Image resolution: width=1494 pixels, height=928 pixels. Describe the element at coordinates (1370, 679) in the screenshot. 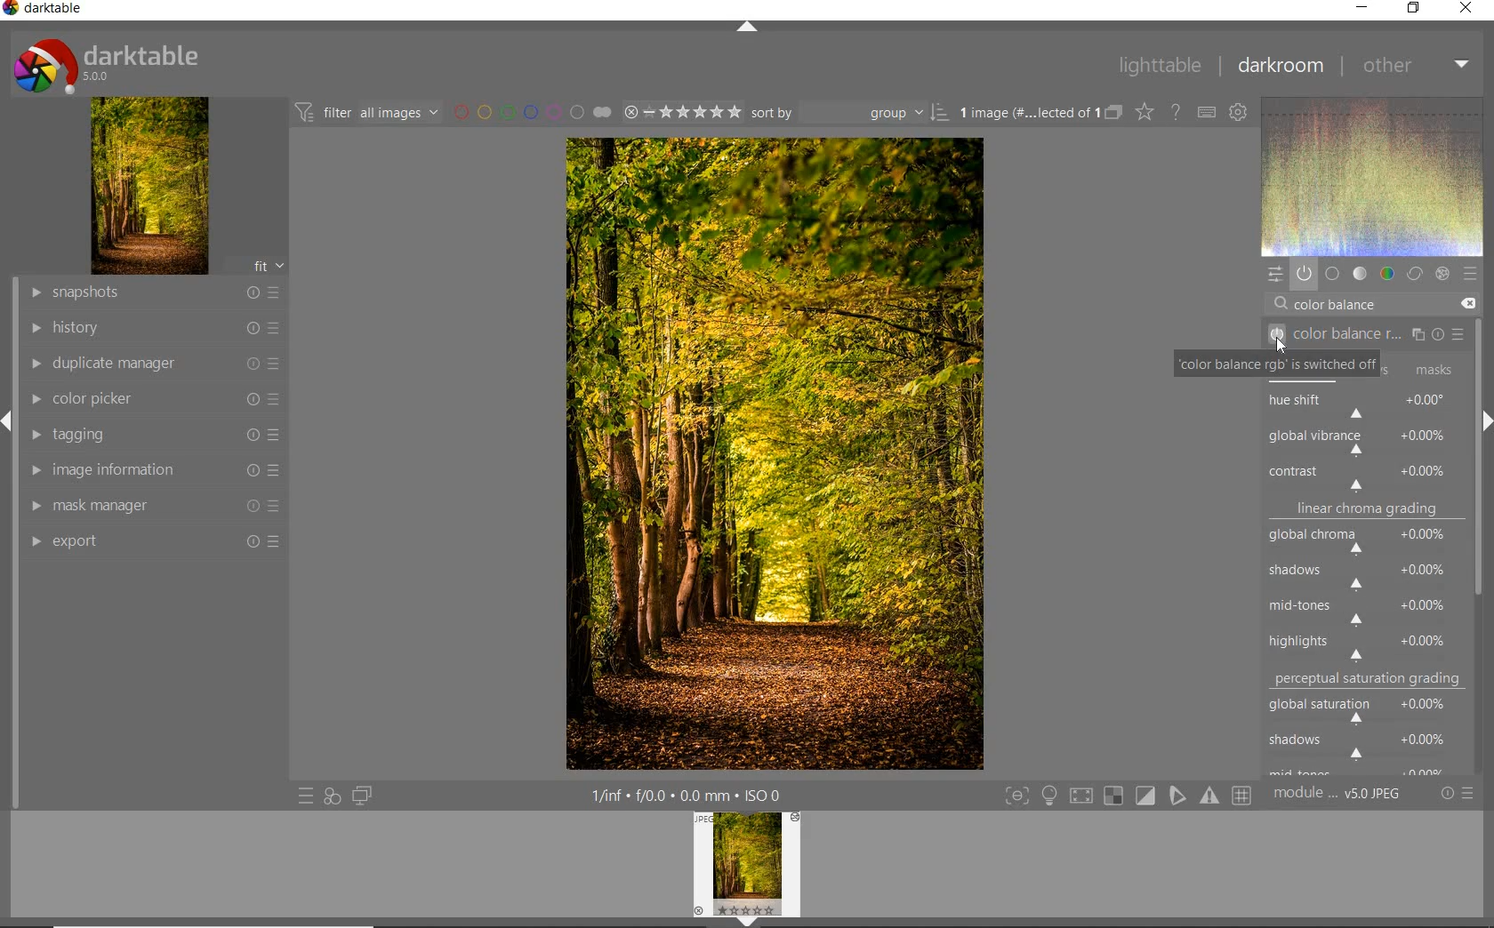

I see `perceptual saturation grading` at that location.